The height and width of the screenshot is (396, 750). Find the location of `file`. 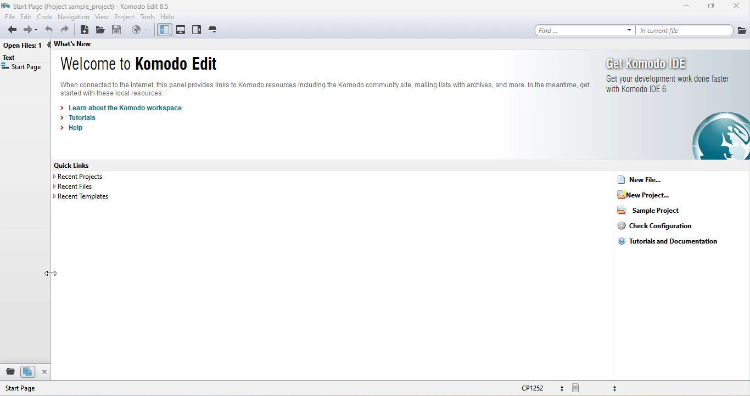

file is located at coordinates (742, 30).